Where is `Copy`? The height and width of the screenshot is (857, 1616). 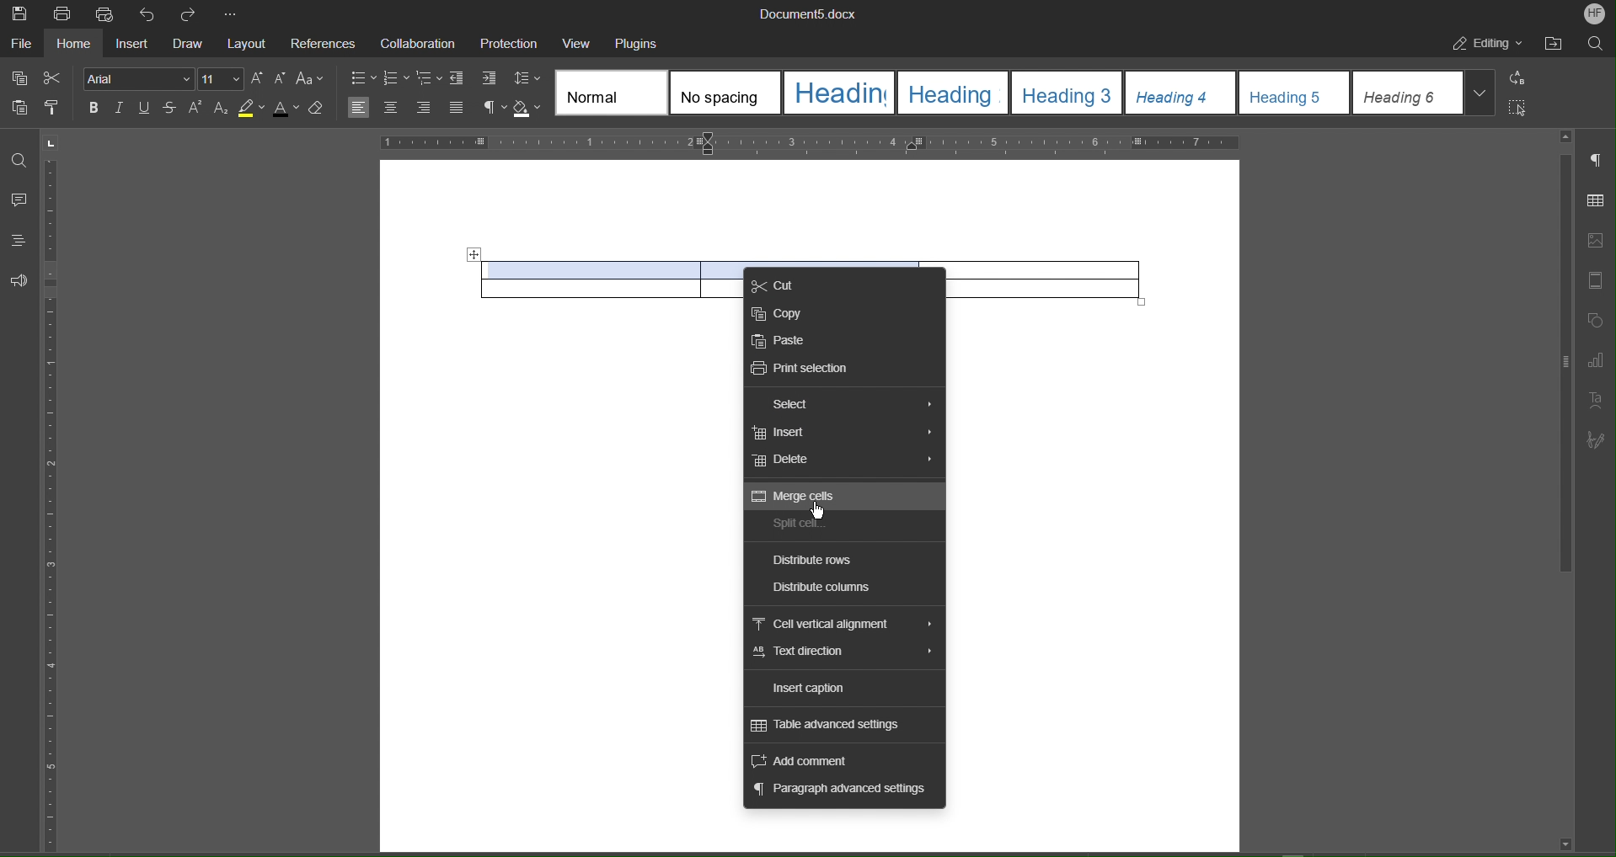 Copy is located at coordinates (17, 77).